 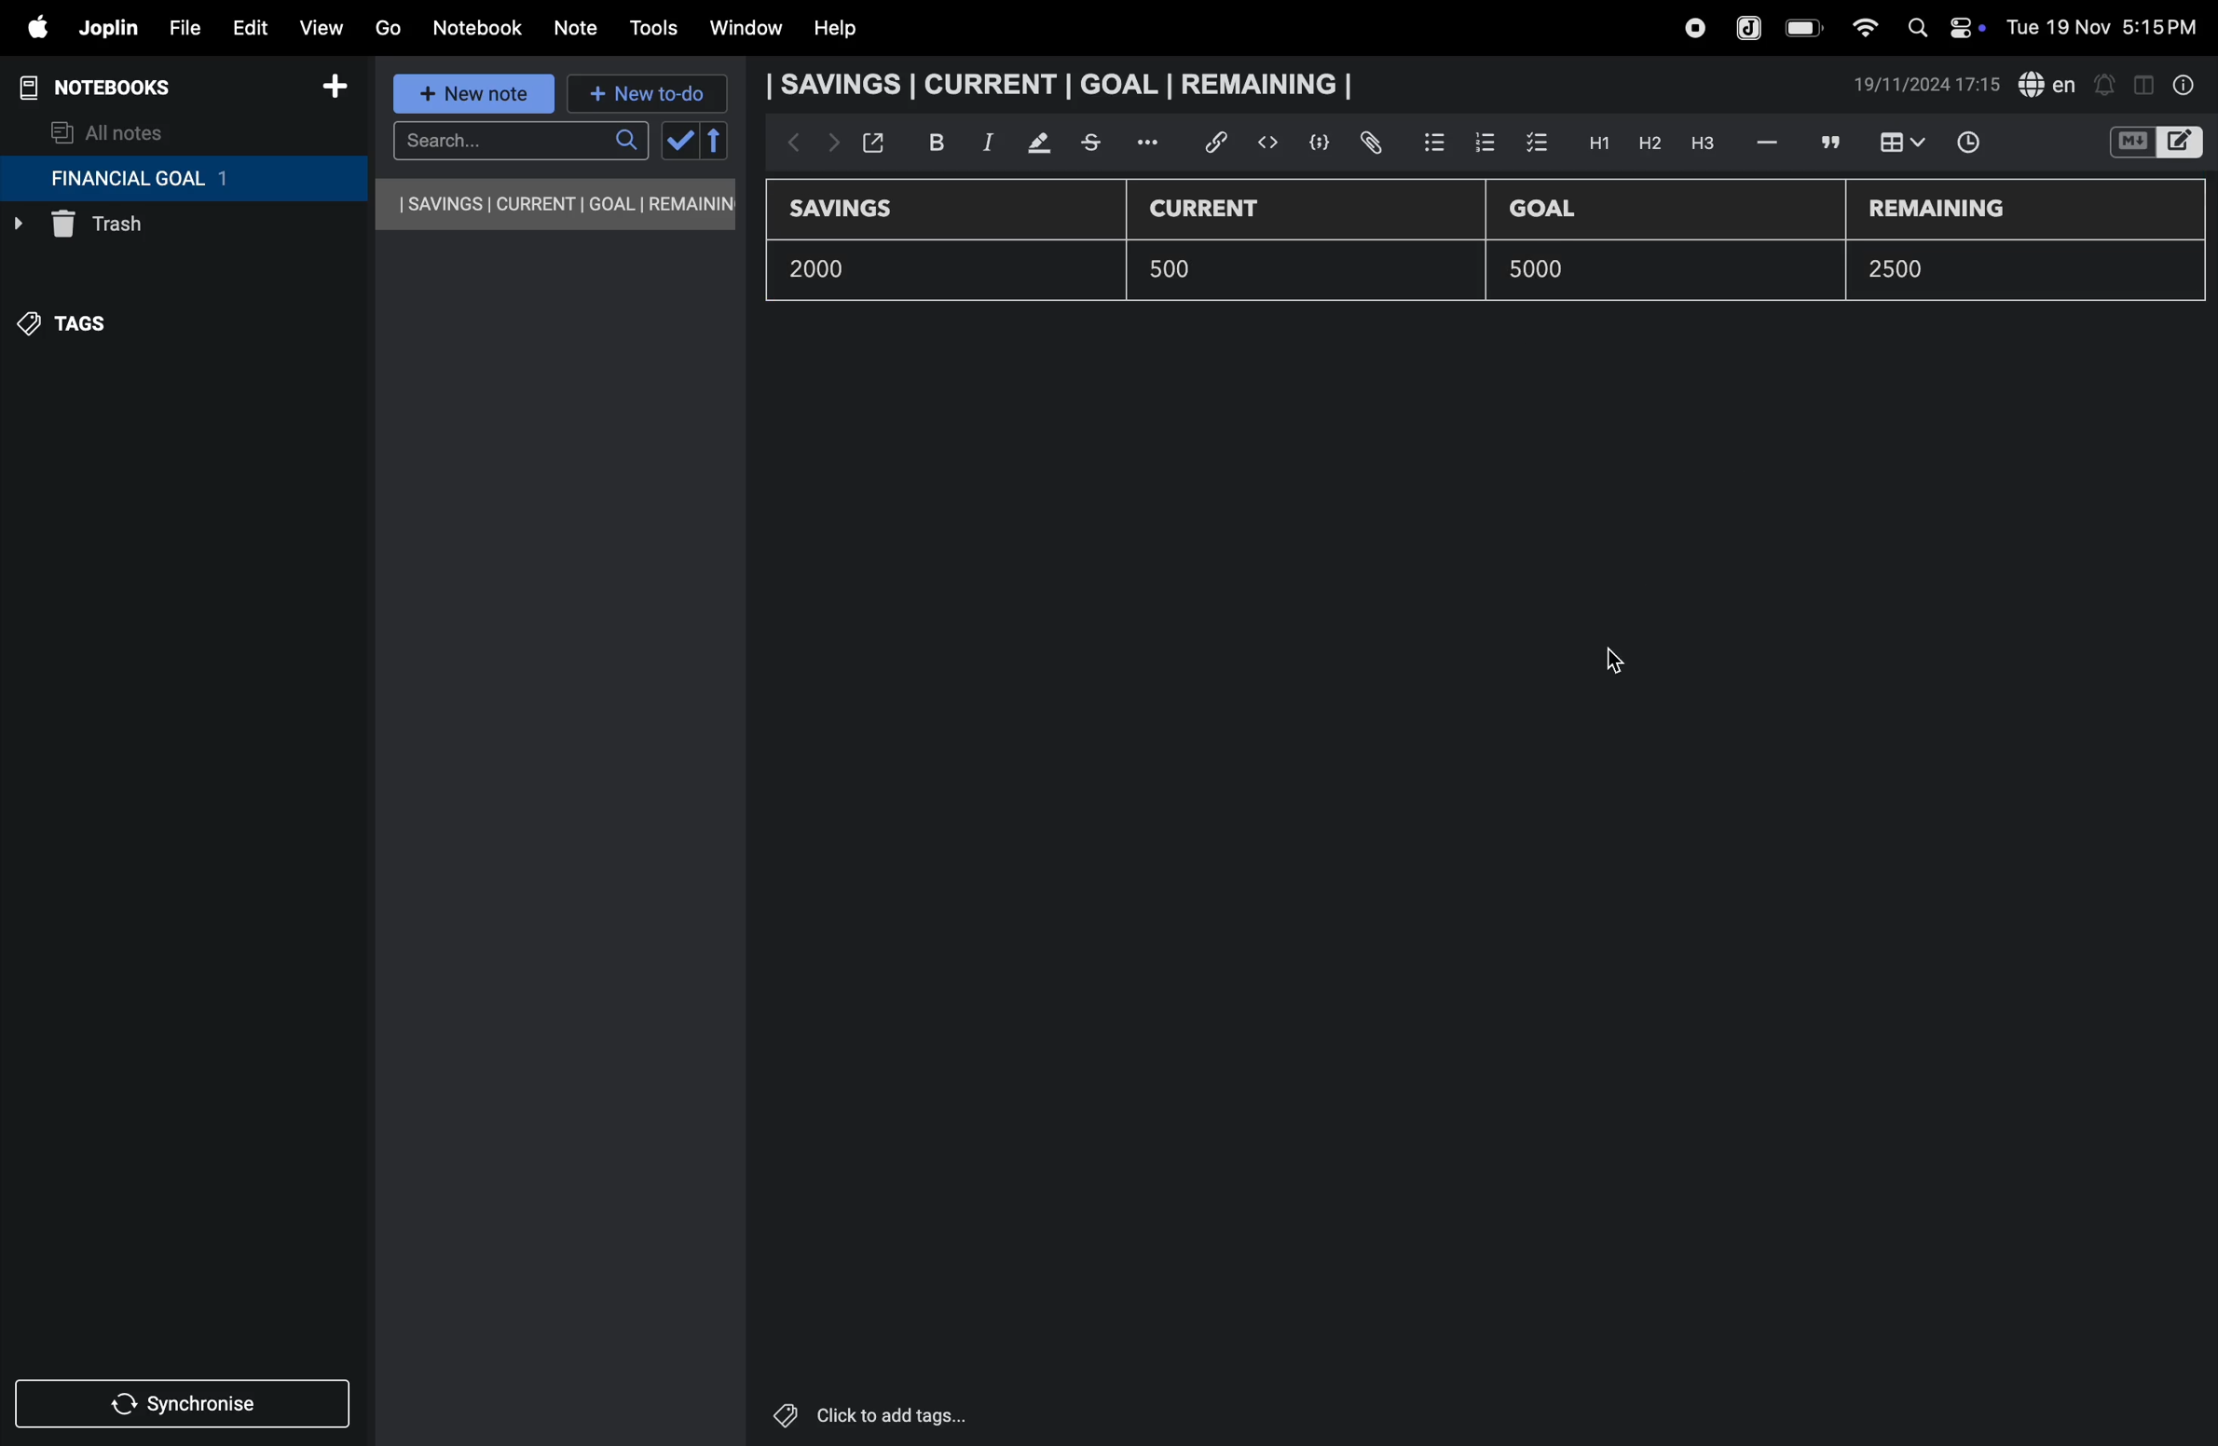 What do you see at coordinates (926, 142) in the screenshot?
I see `bold` at bounding box center [926, 142].